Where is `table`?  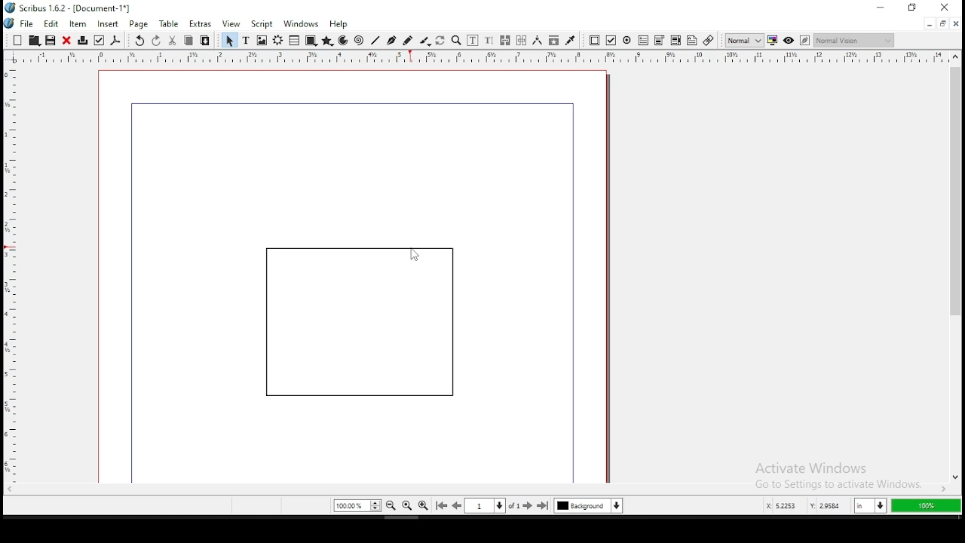 table is located at coordinates (294, 40).